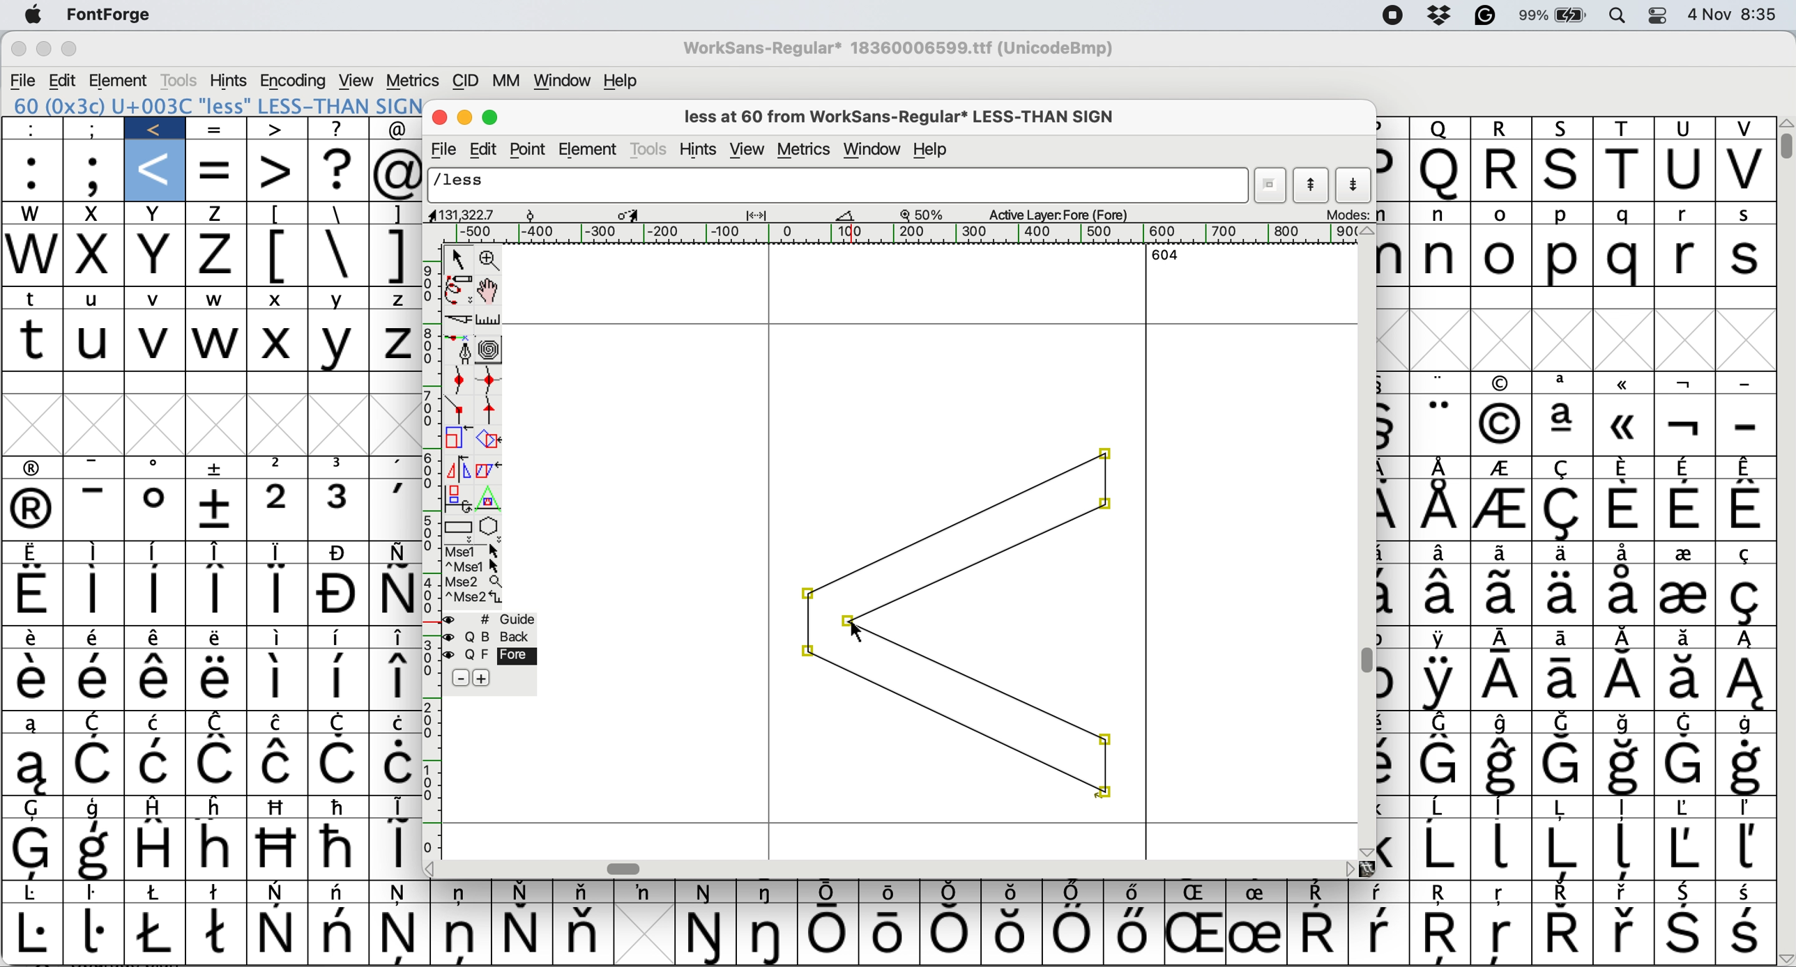 The image size is (1796, 967). What do you see at coordinates (747, 148) in the screenshot?
I see `view` at bounding box center [747, 148].